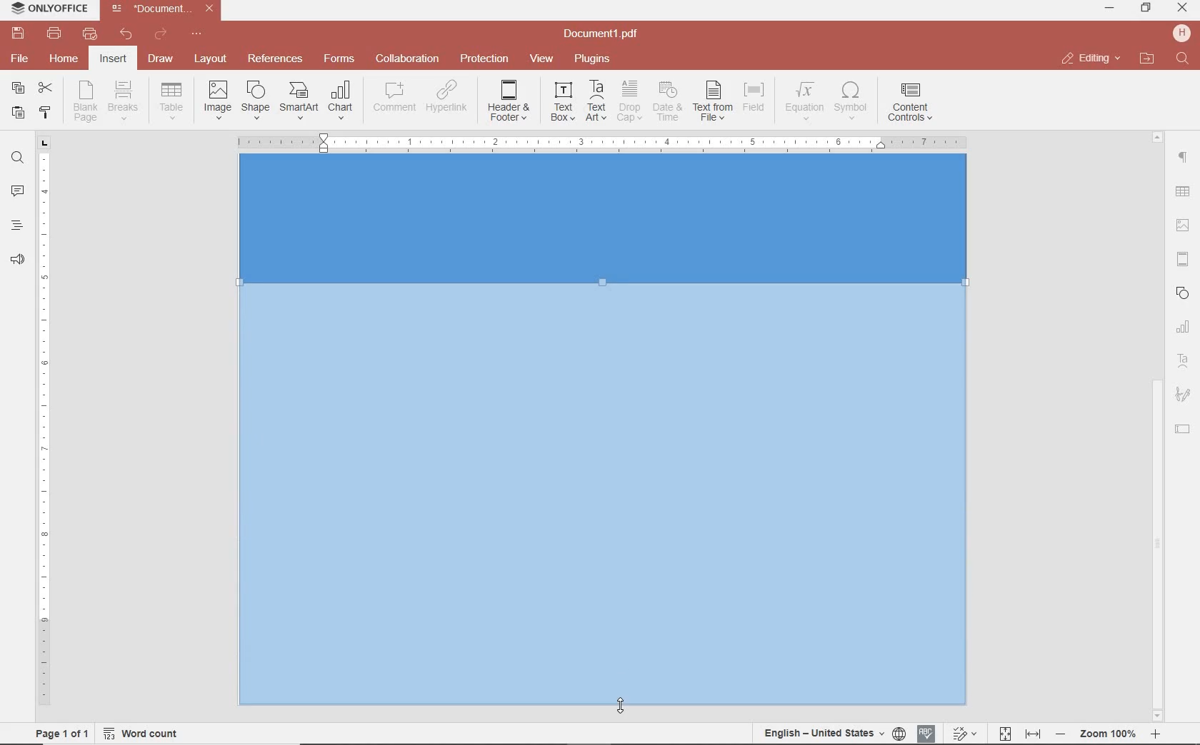 This screenshot has height=745, width=1200. Describe the element at coordinates (963, 734) in the screenshot. I see `track change` at that location.